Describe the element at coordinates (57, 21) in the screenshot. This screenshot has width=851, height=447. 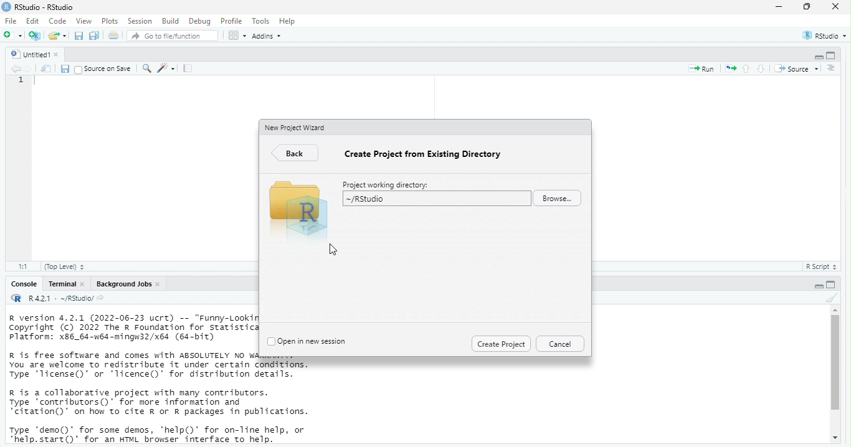
I see `code` at that location.